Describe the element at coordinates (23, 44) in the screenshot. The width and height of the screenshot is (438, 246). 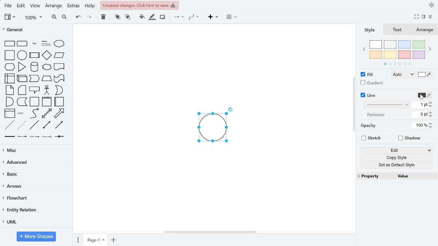
I see `rounded rectangle` at that location.